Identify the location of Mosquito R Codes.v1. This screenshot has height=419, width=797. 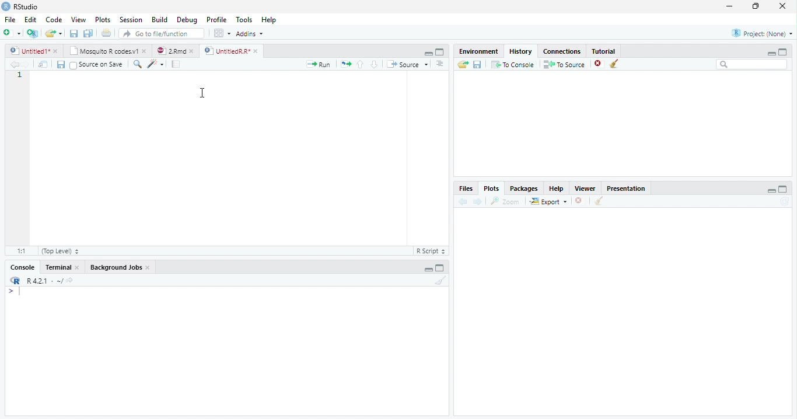
(108, 51).